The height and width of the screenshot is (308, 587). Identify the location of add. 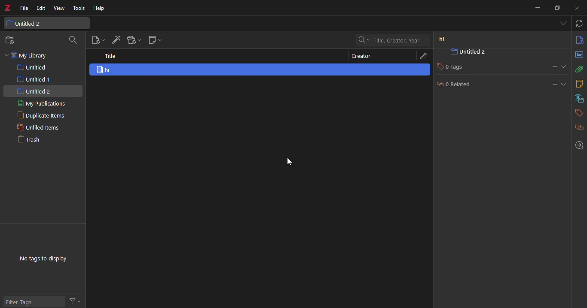
(548, 66).